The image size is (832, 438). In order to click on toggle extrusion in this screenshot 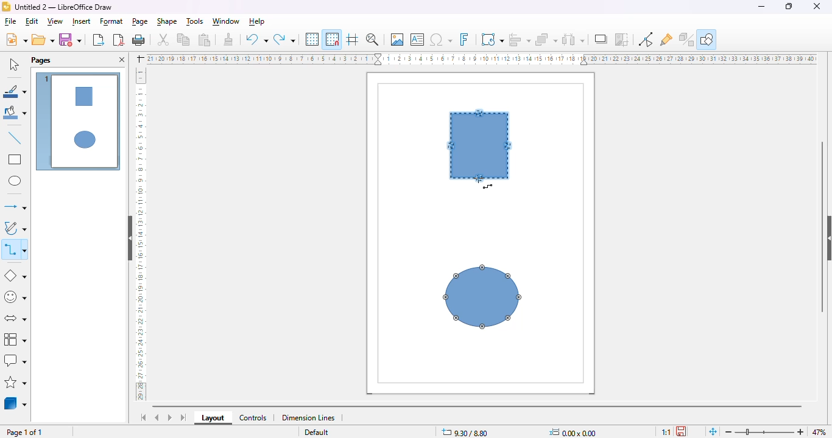, I will do `click(687, 40)`.